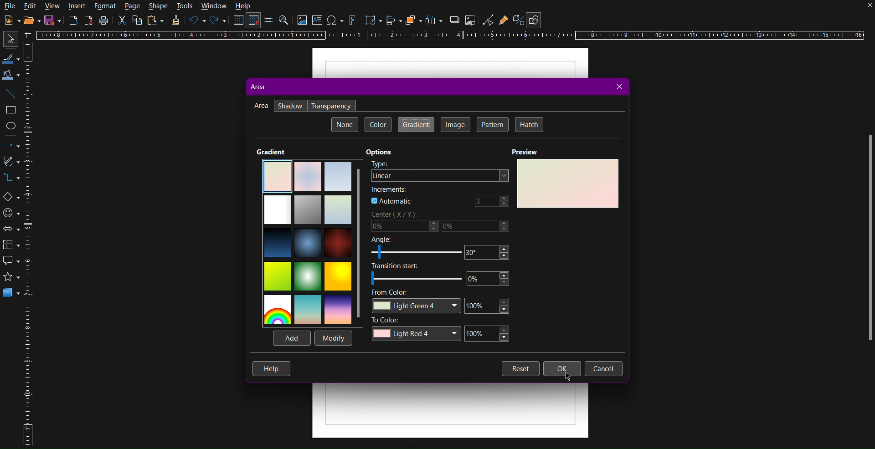 The height and width of the screenshot is (449, 875). I want to click on cursor, so click(569, 379).